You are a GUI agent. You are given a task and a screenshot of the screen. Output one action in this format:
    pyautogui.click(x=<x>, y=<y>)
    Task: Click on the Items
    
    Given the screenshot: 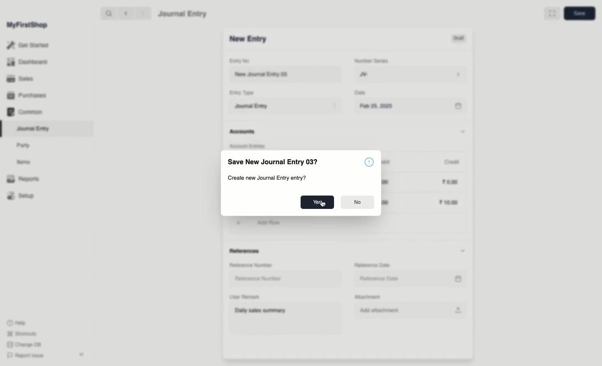 What is the action you would take?
    pyautogui.click(x=26, y=162)
    